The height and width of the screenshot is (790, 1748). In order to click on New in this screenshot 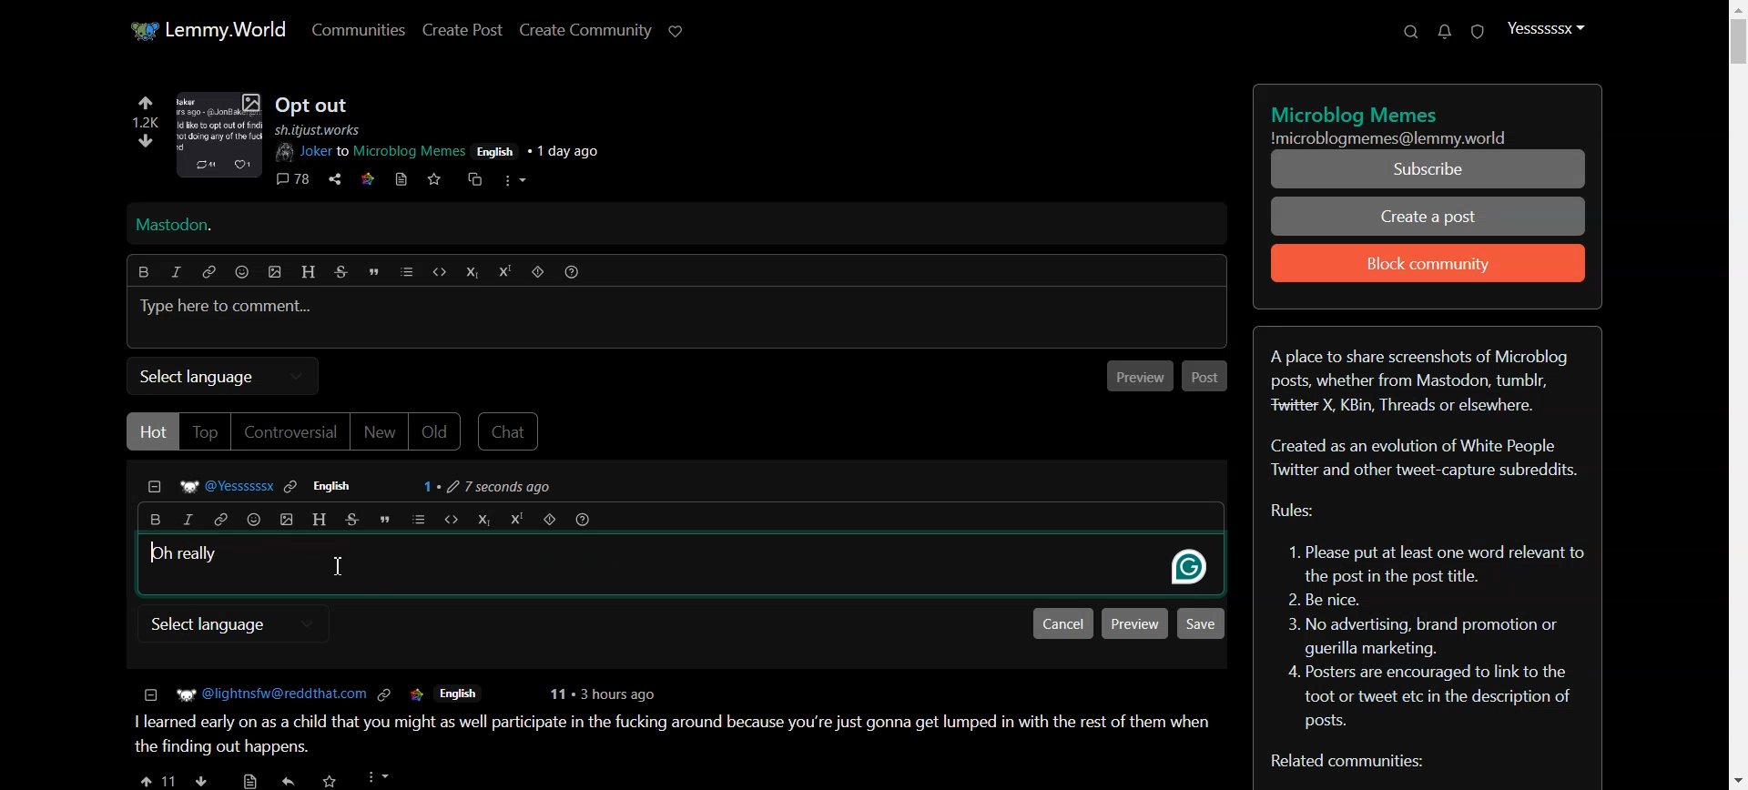, I will do `click(380, 432)`.